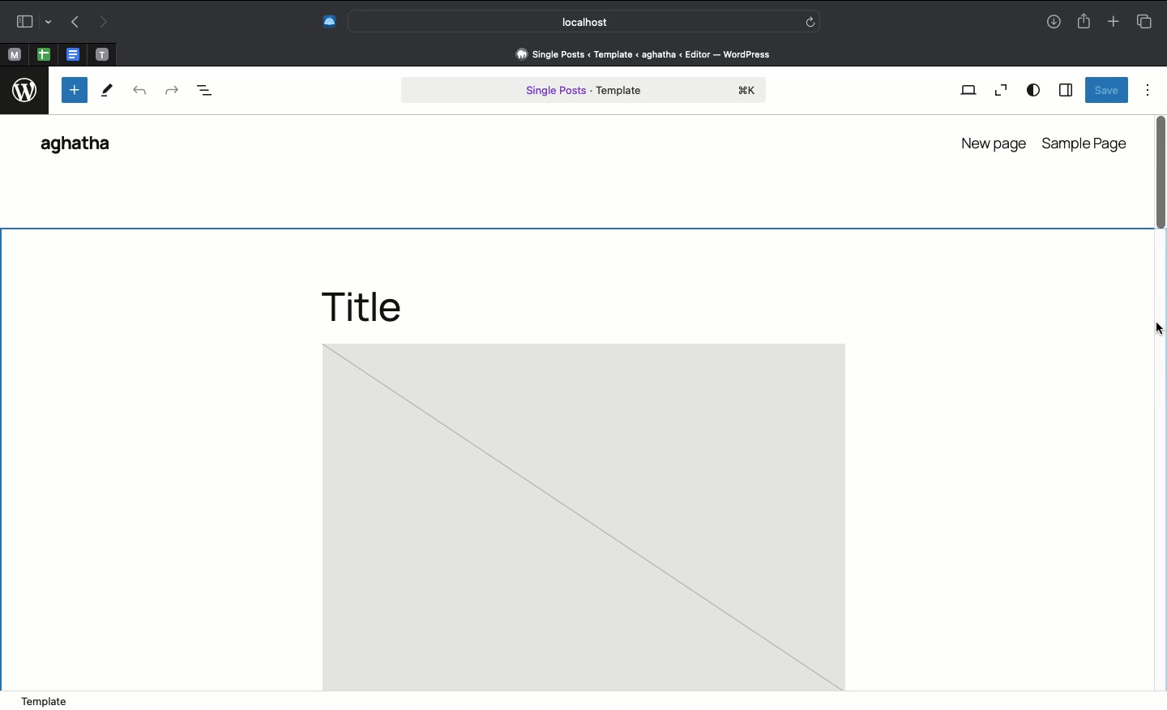 This screenshot has width=1167, height=710. I want to click on Template, so click(45, 699).